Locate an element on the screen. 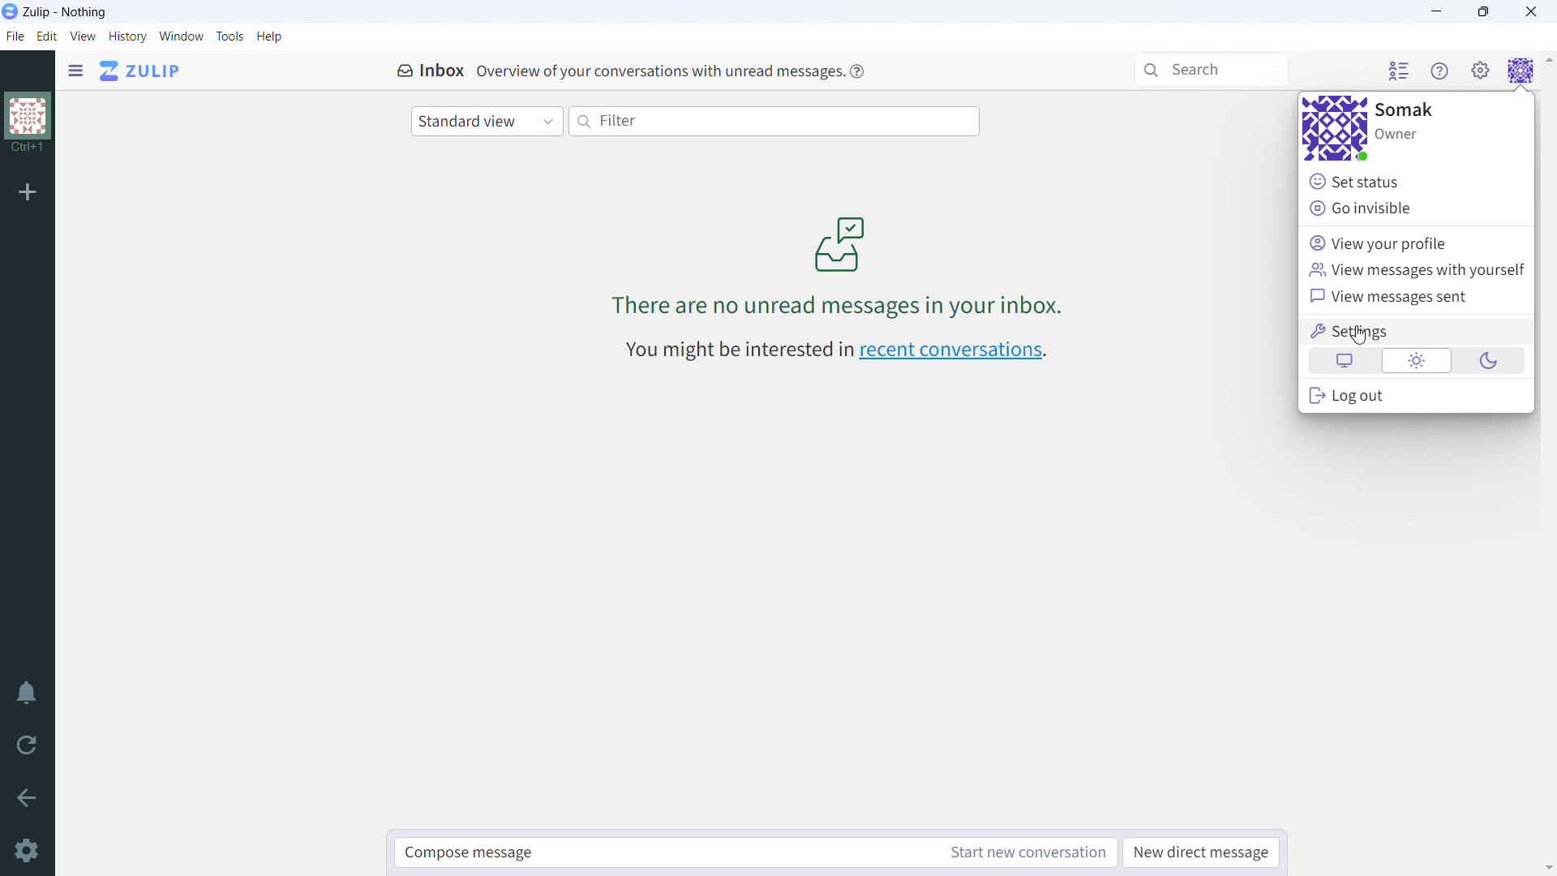 The width and height of the screenshot is (1557, 876). close is located at coordinates (1531, 11).